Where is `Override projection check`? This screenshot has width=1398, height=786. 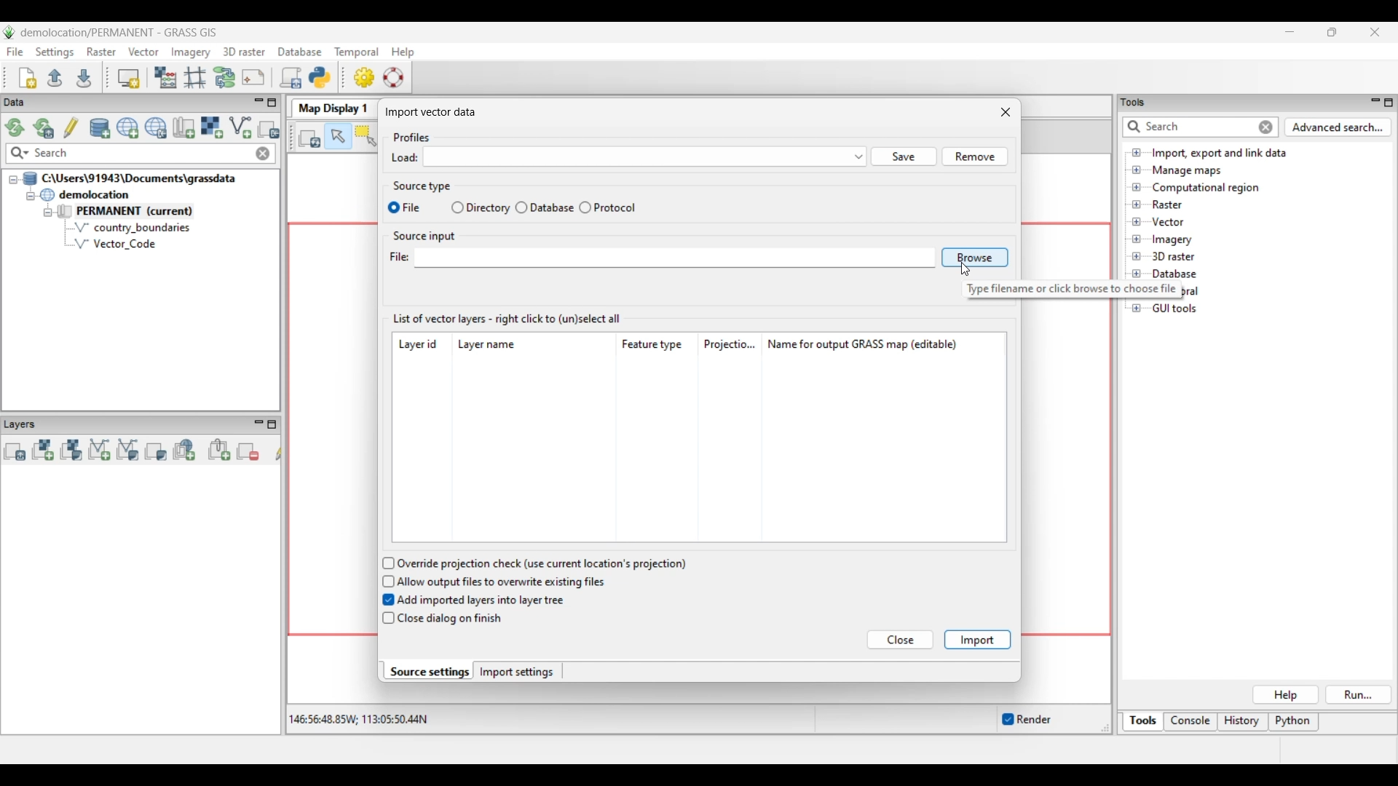
Override projection check is located at coordinates (541, 563).